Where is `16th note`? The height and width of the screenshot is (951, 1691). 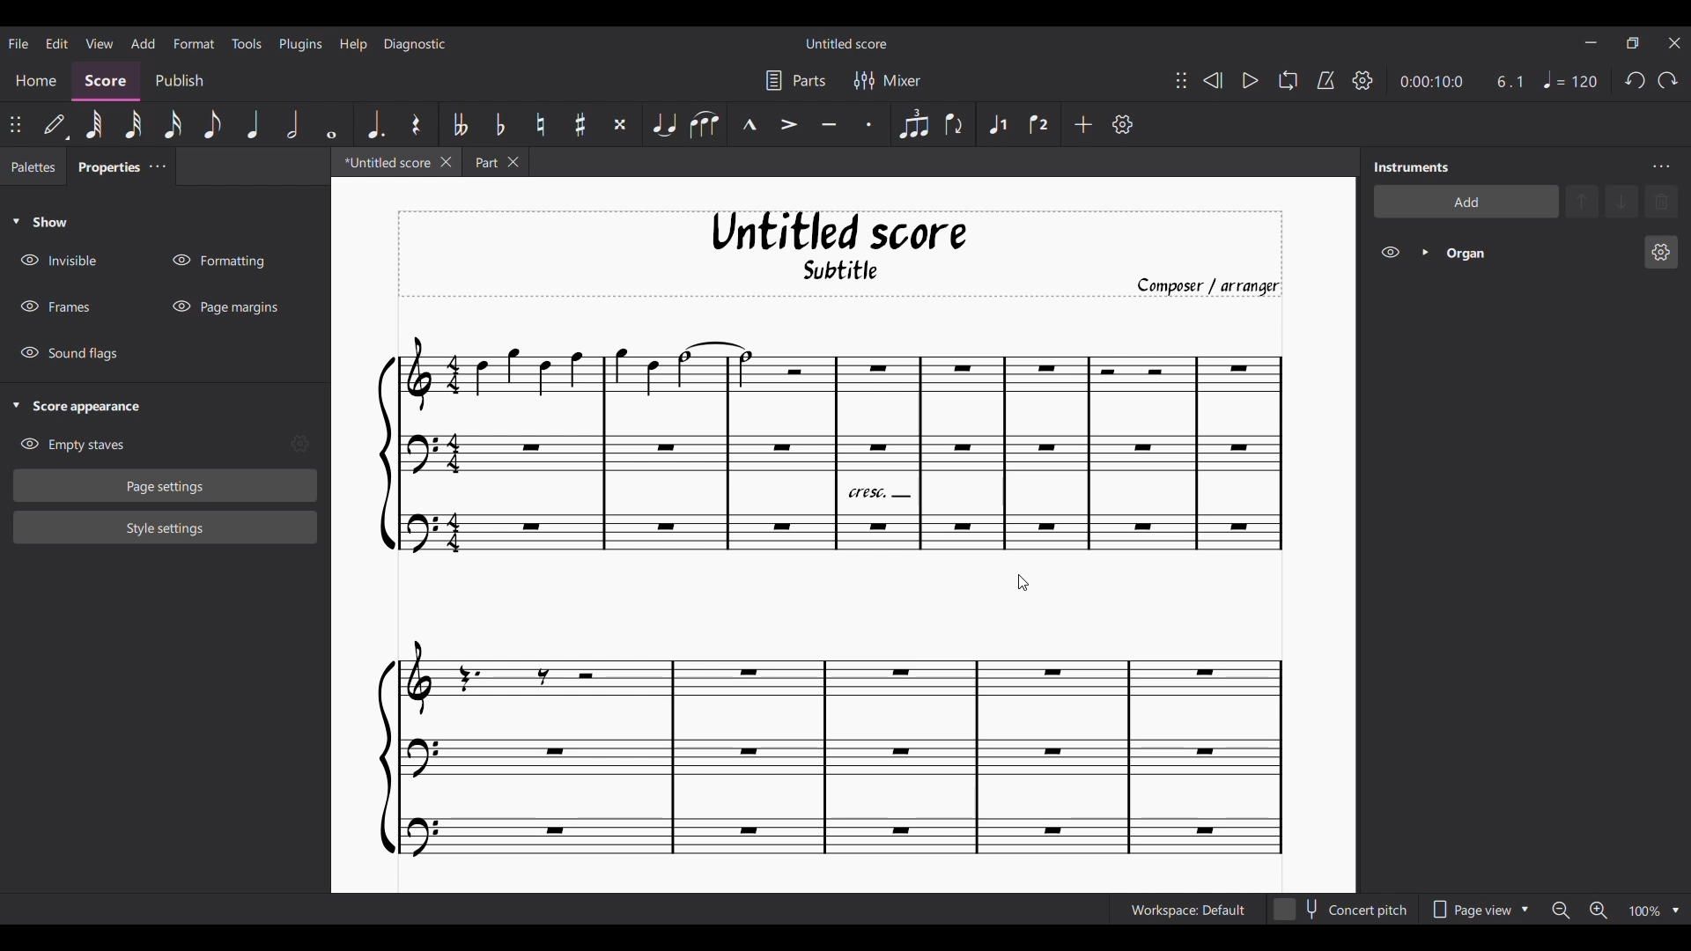 16th note is located at coordinates (173, 125).